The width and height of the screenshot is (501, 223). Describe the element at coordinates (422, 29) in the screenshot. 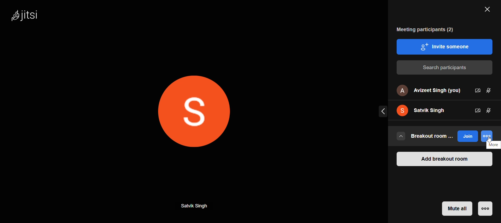

I see `Meeting participants (2)` at that location.